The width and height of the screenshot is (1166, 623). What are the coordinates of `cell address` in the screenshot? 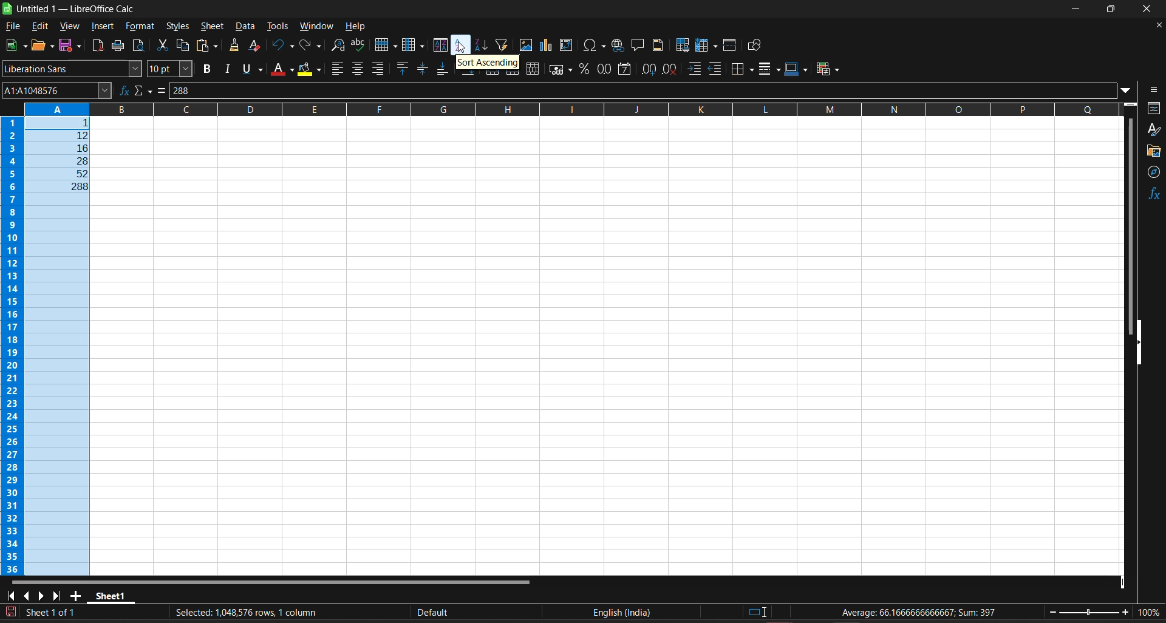 It's located at (56, 91).